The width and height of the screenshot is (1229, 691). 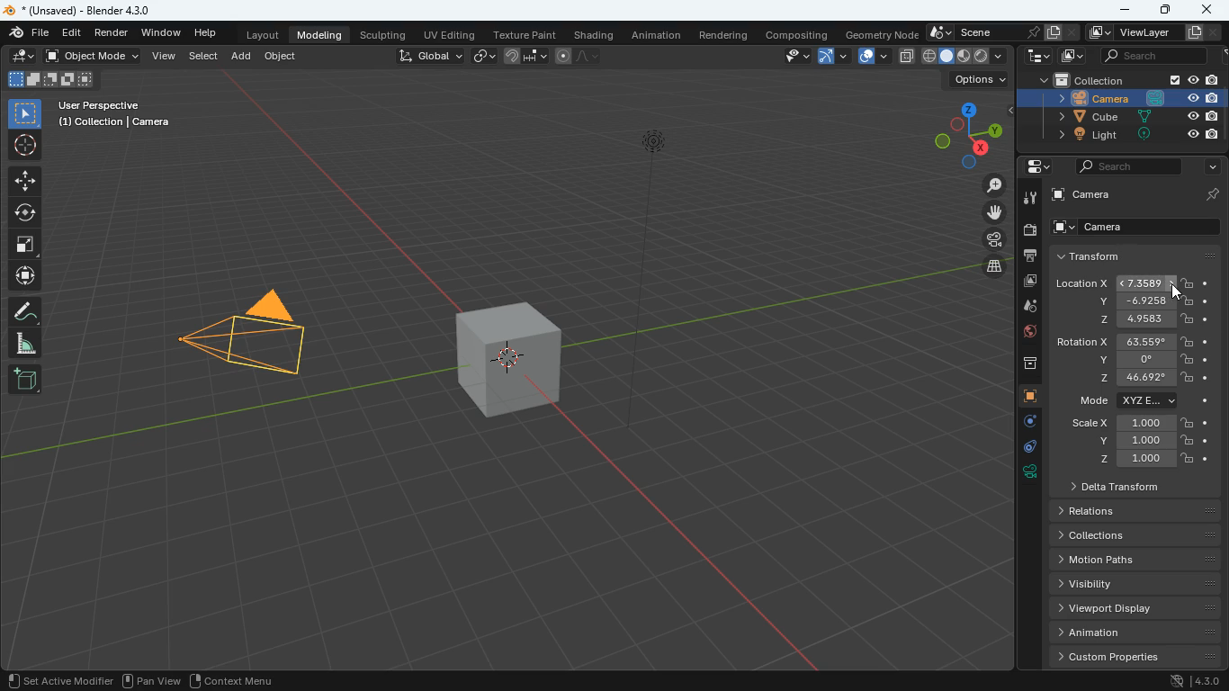 What do you see at coordinates (1163, 9) in the screenshot?
I see `maximize` at bounding box center [1163, 9].